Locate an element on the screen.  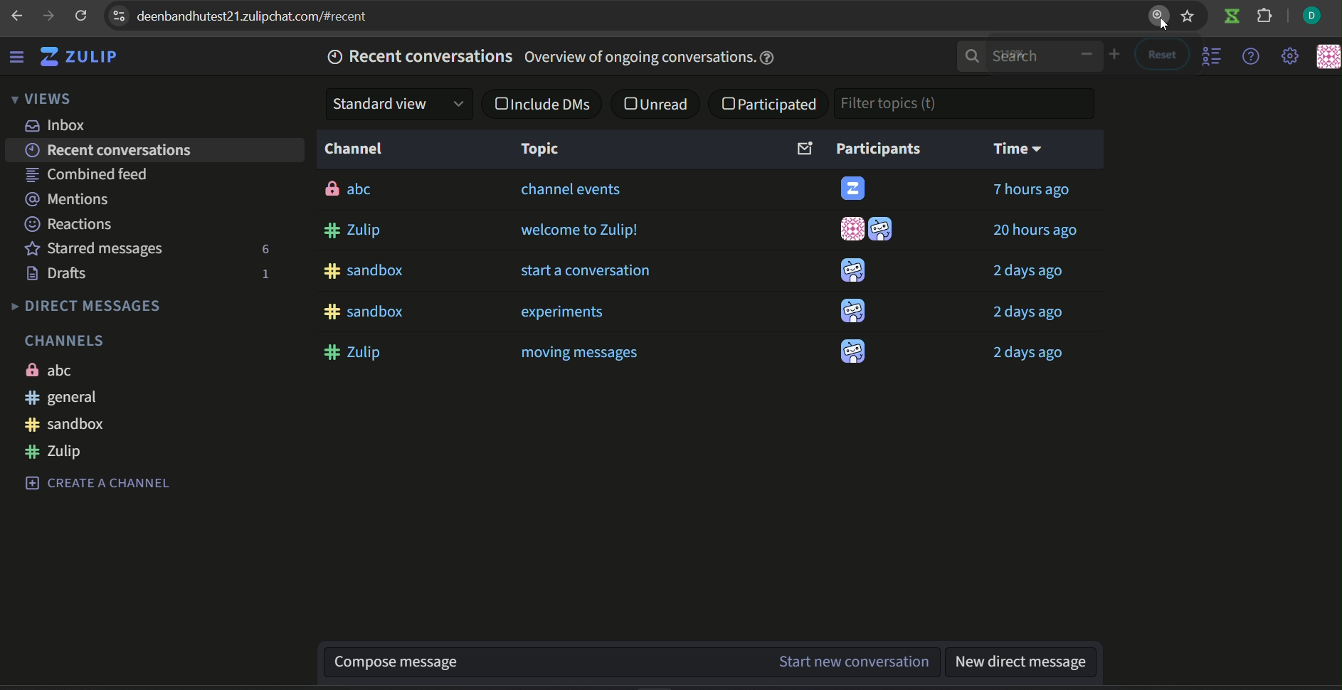
abc is located at coordinates (351, 189).